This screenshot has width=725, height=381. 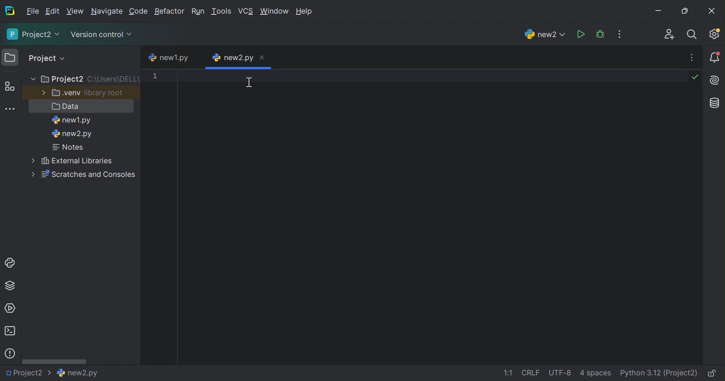 I want to click on Minimize, so click(x=659, y=9).